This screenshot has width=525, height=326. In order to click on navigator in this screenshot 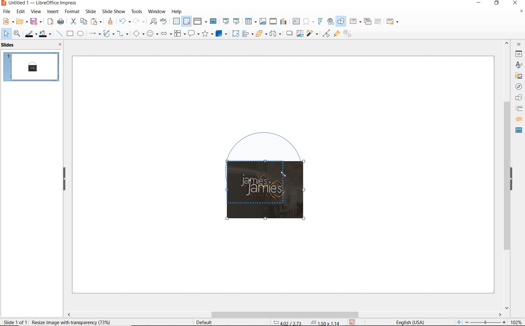, I will do `click(518, 86)`.